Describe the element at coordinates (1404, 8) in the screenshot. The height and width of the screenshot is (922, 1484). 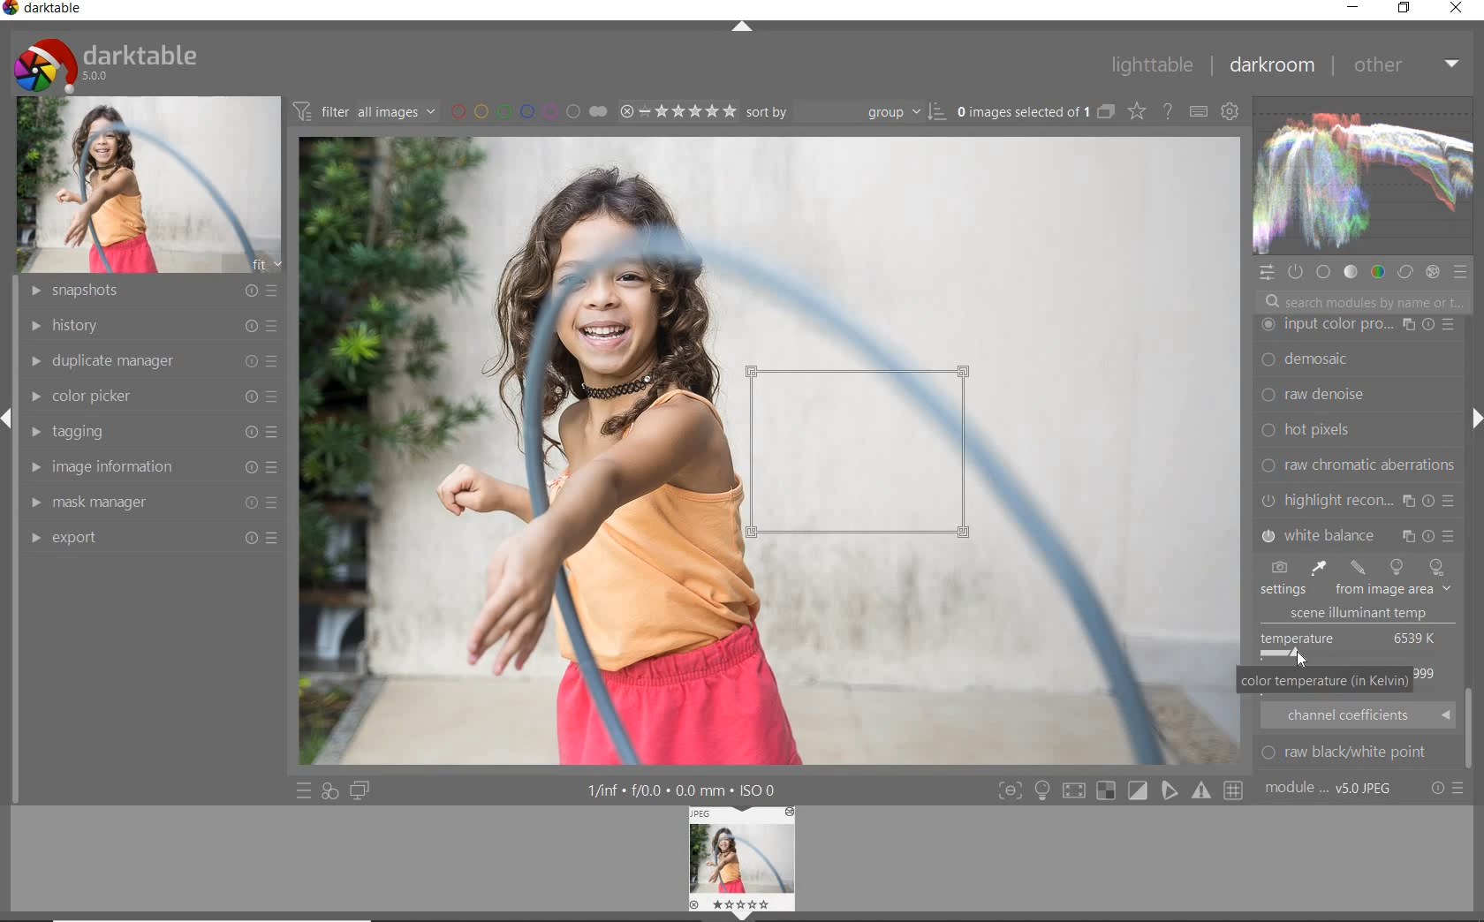
I see `restore` at that location.